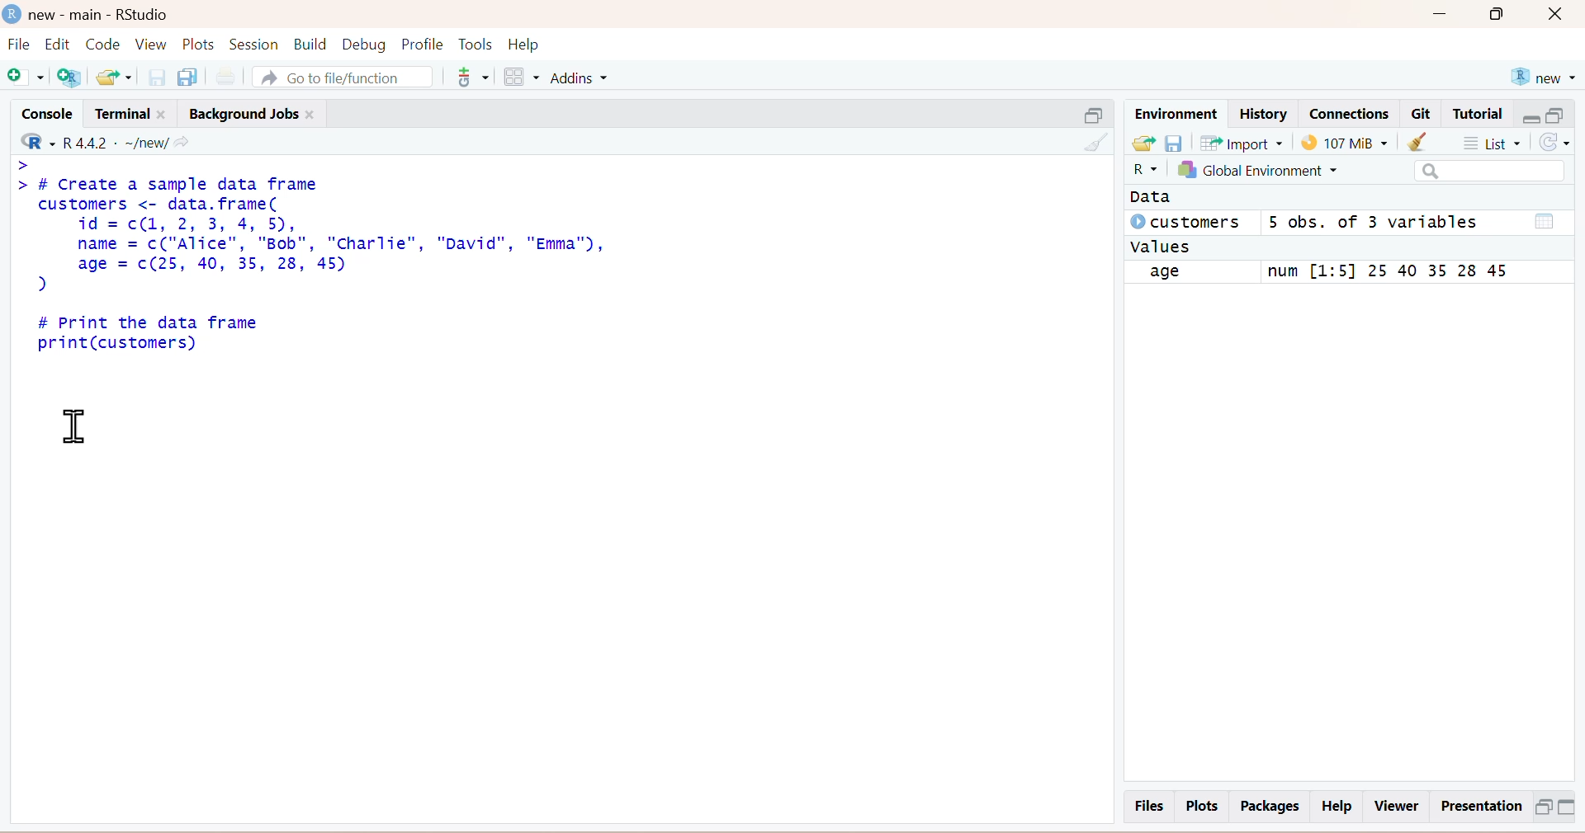  I want to click on refresh, so click(1561, 144).